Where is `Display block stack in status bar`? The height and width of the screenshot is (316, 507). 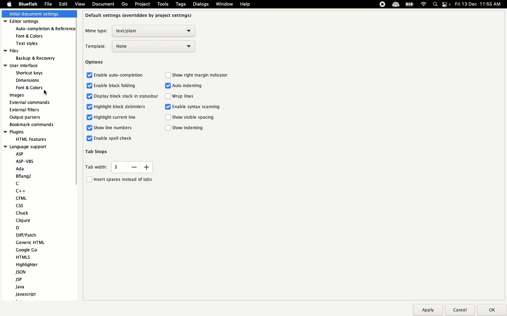
Display block stack in status bar is located at coordinates (123, 97).